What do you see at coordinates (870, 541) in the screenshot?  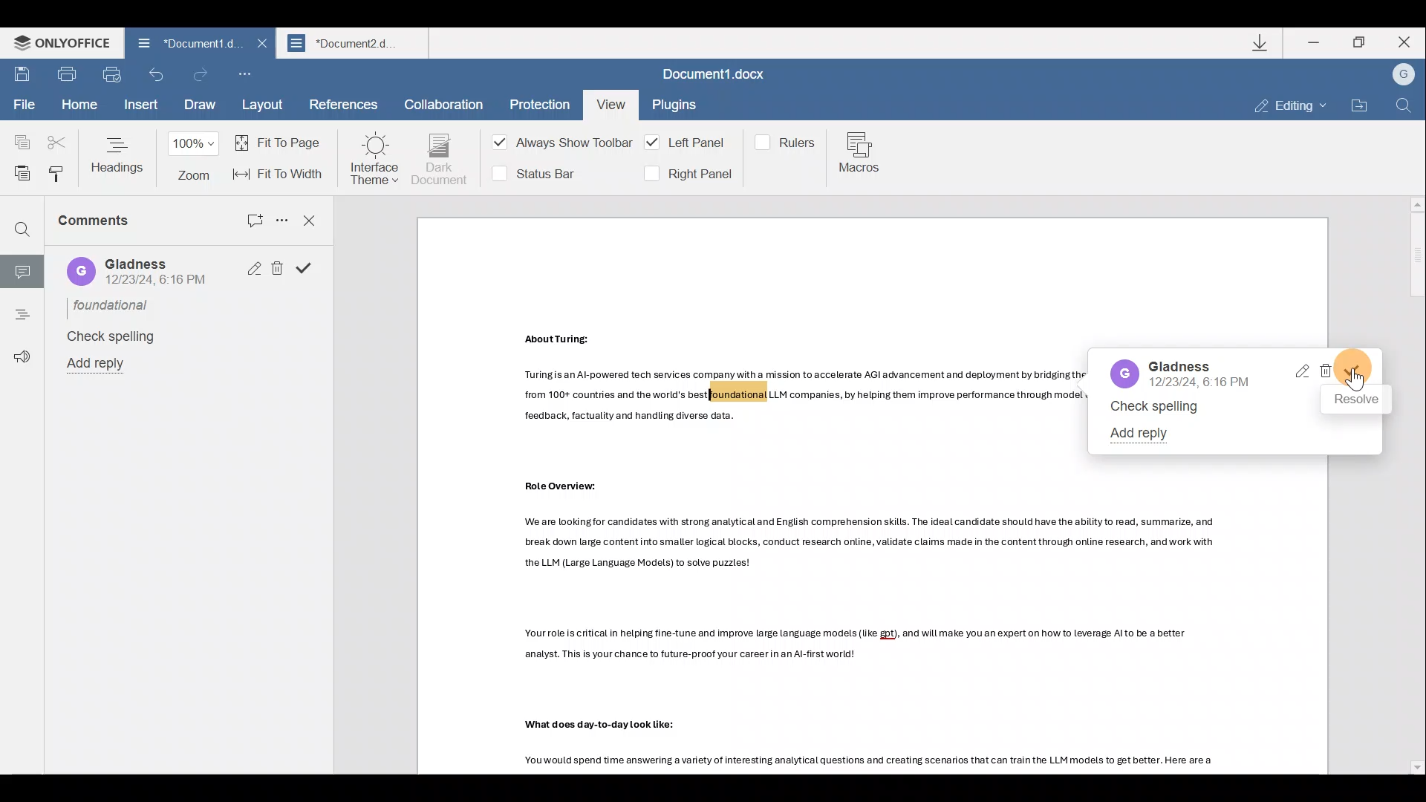 I see `` at bounding box center [870, 541].